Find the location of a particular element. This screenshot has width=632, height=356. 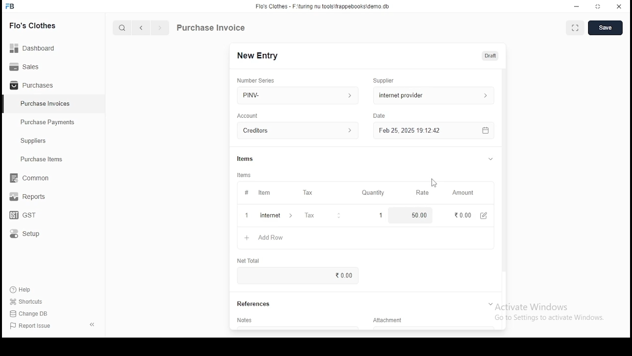

close window is located at coordinates (619, 5).